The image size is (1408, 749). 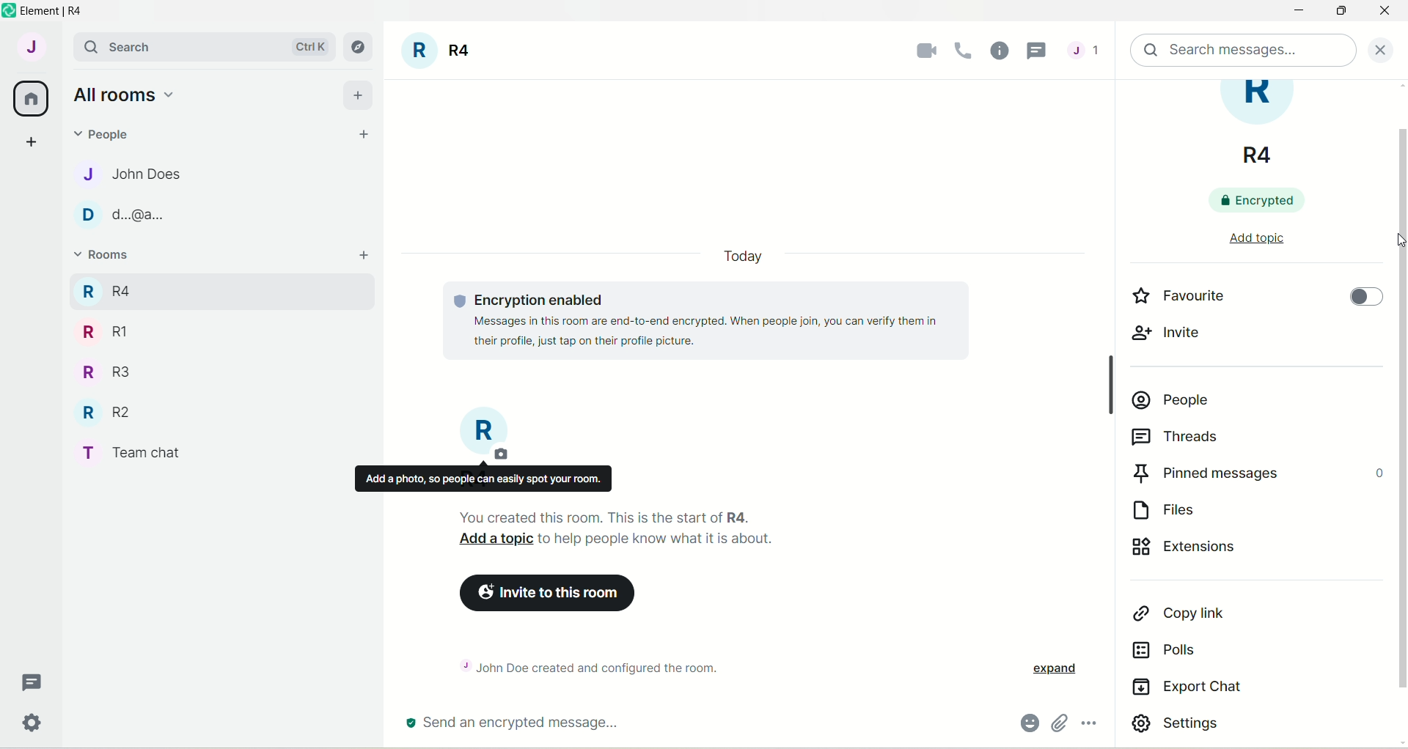 What do you see at coordinates (1396, 243) in the screenshot?
I see `cursor` at bounding box center [1396, 243].